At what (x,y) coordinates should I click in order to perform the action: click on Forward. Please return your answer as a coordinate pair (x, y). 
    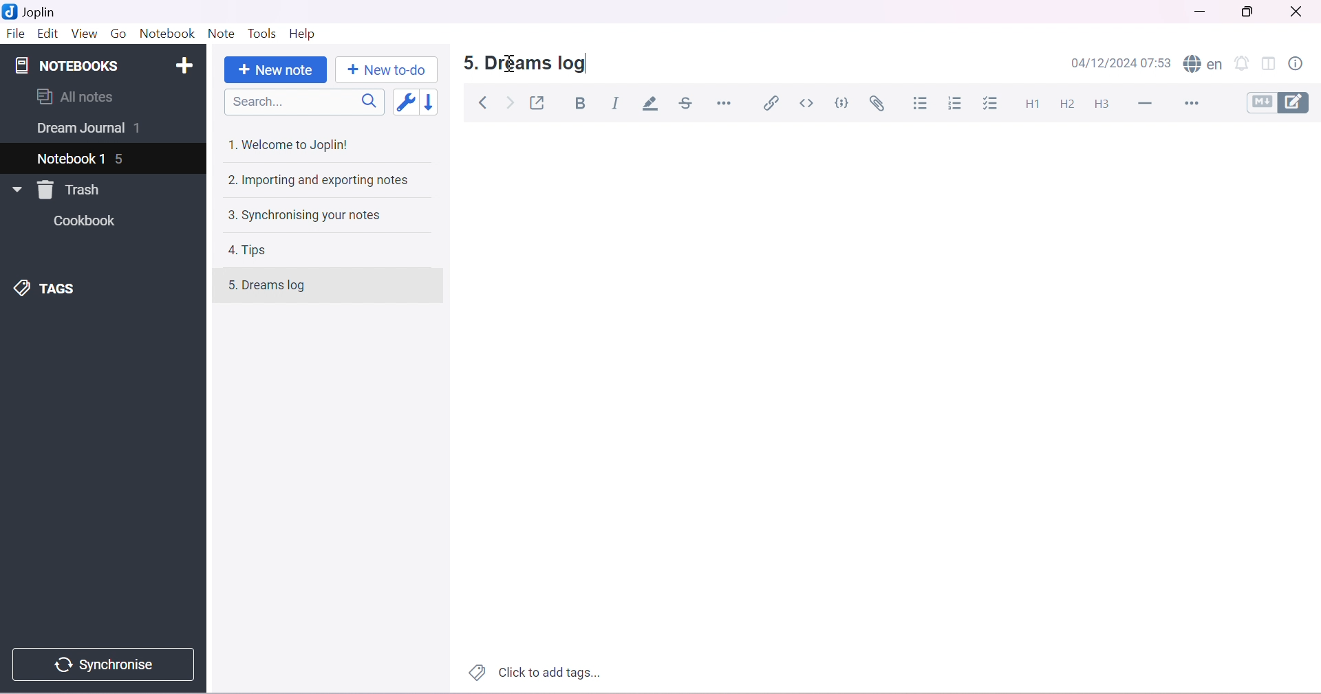
    Looking at the image, I should click on (511, 104).